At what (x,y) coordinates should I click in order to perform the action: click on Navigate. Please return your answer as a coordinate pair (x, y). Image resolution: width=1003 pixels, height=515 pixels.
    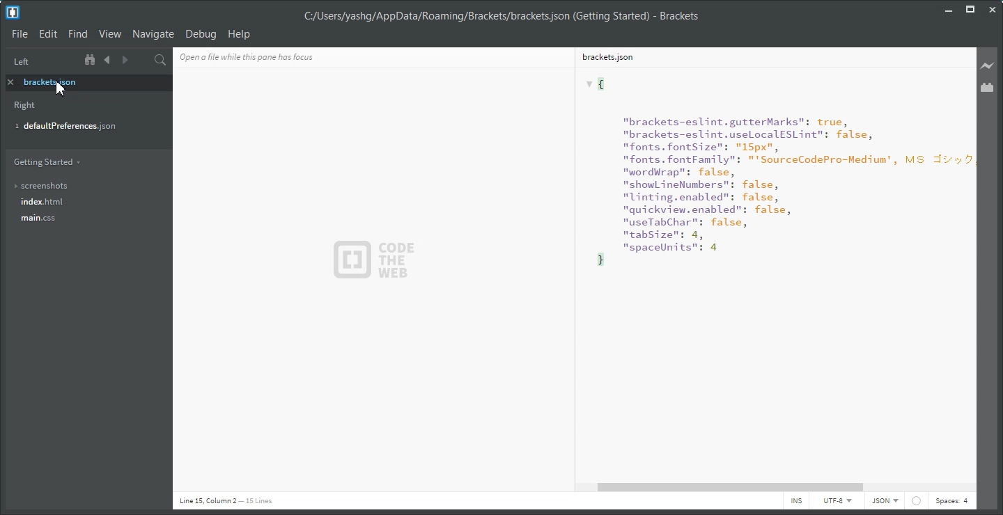
    Looking at the image, I should click on (153, 33).